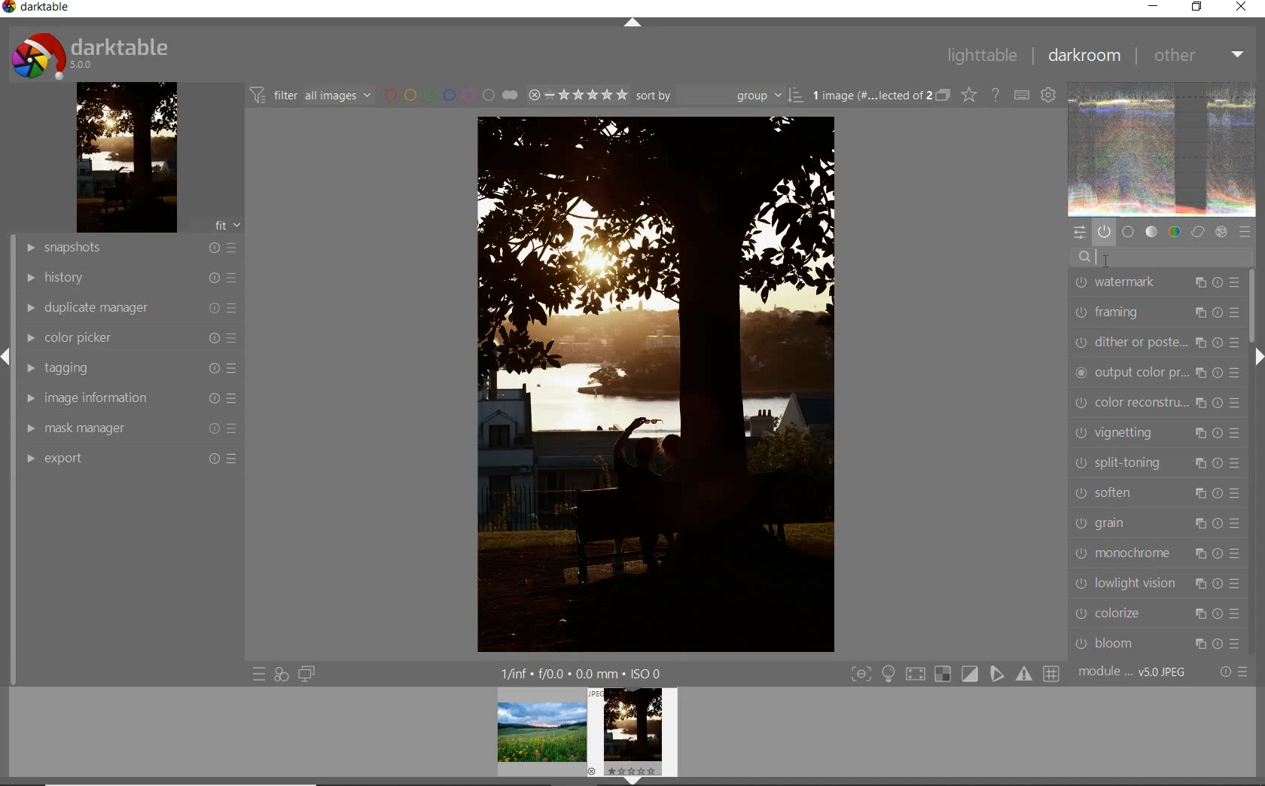  Describe the element at coordinates (126, 247) in the screenshot. I see `snapshots` at that location.